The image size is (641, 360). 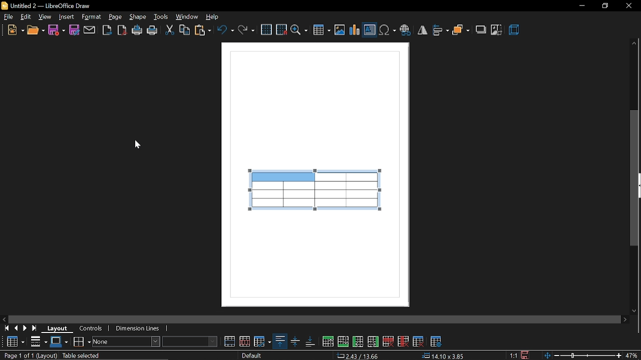 I want to click on align bottom, so click(x=310, y=341).